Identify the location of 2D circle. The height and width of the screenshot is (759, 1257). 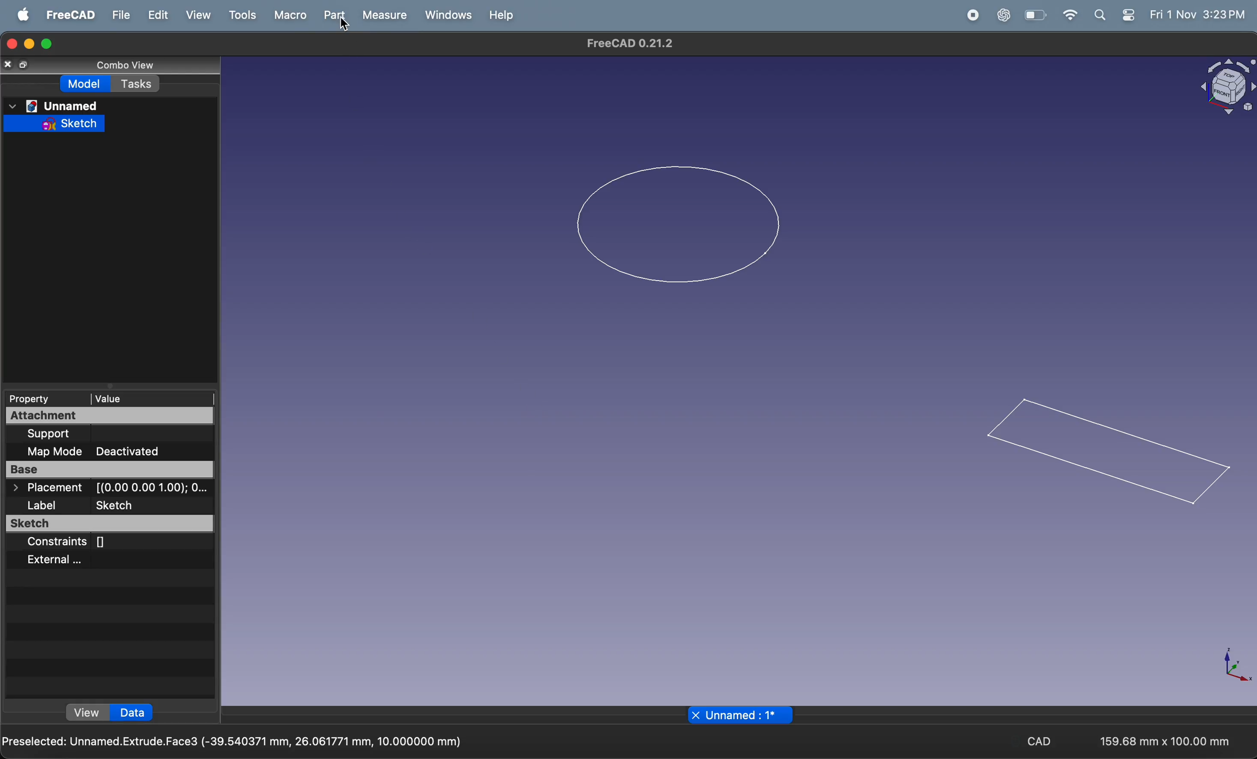
(676, 224).